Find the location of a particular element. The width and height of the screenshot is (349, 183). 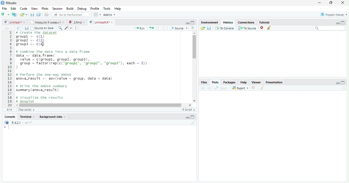

Close is located at coordinates (342, 3).